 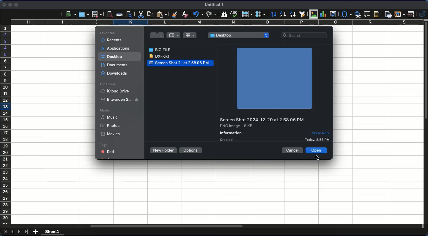 What do you see at coordinates (367, 14) in the screenshot?
I see `comment` at bounding box center [367, 14].